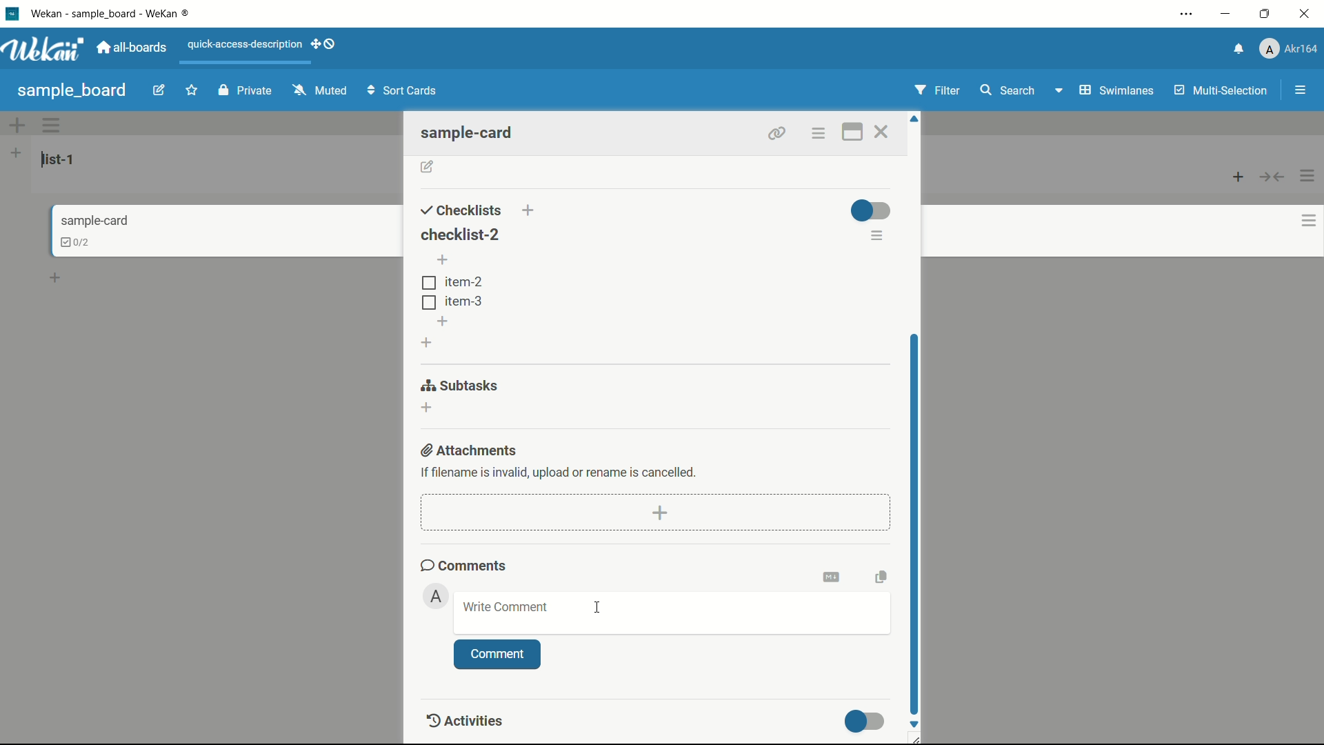 This screenshot has height=745, width=1324. What do you see at coordinates (471, 450) in the screenshot?
I see `attachments` at bounding box center [471, 450].